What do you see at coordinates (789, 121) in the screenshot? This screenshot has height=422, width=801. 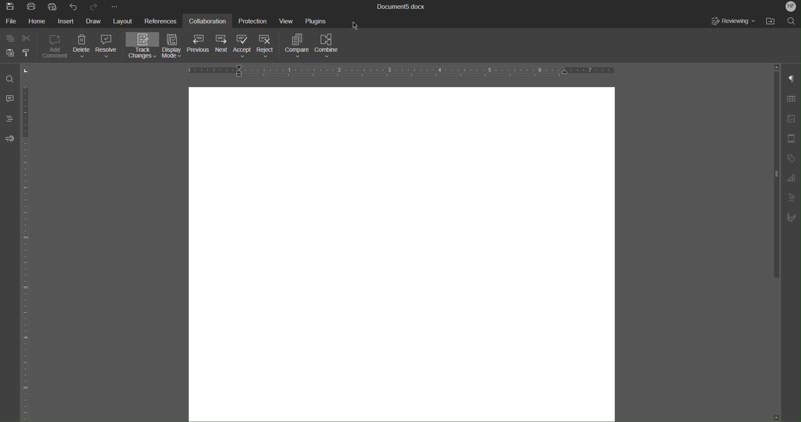 I see `Image Settings` at bounding box center [789, 121].